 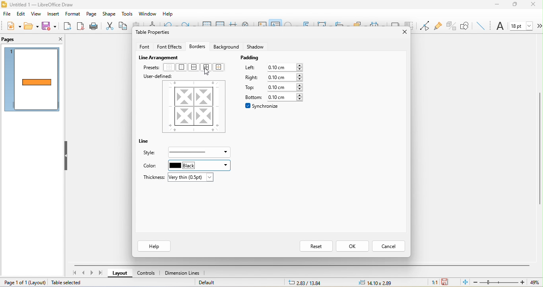 What do you see at coordinates (93, 273) in the screenshot?
I see `next page` at bounding box center [93, 273].